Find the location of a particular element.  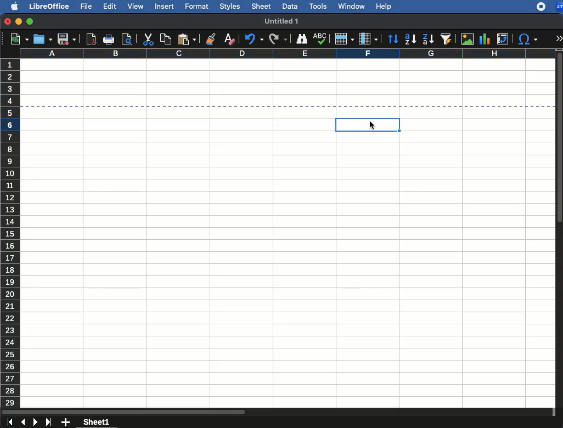

cell selected is located at coordinates (350, 123).